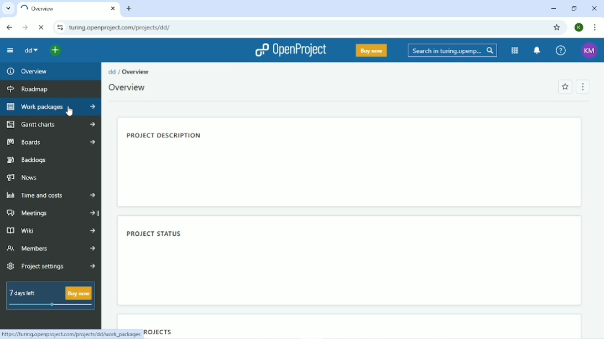  What do you see at coordinates (451, 51) in the screenshot?
I see `Search` at bounding box center [451, 51].